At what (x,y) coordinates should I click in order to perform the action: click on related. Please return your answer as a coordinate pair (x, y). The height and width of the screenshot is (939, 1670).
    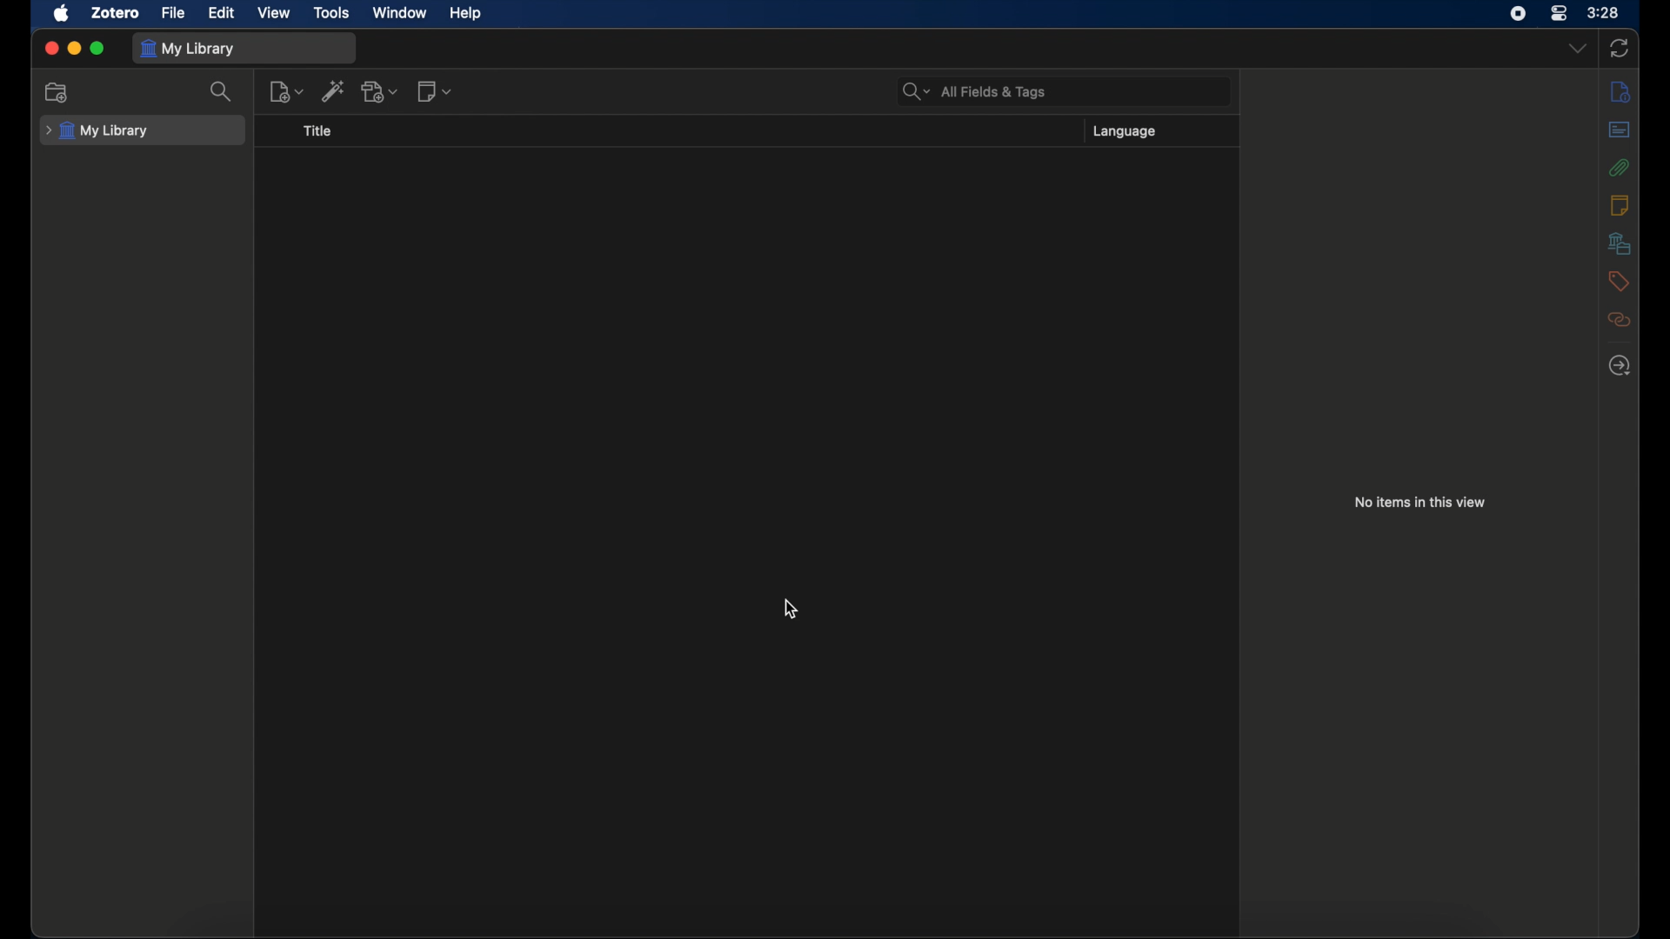
    Looking at the image, I should click on (1620, 318).